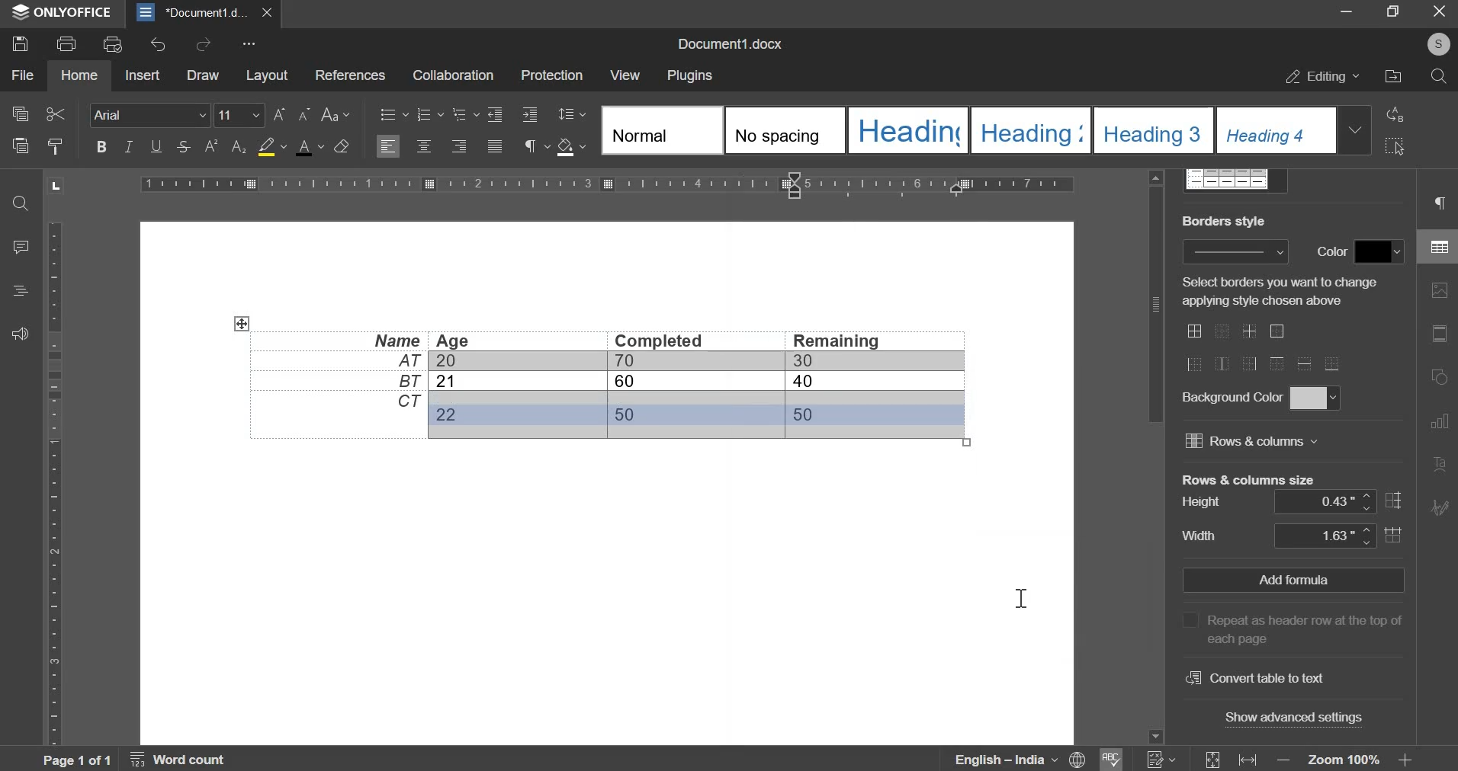  I want to click on copy, so click(18, 114).